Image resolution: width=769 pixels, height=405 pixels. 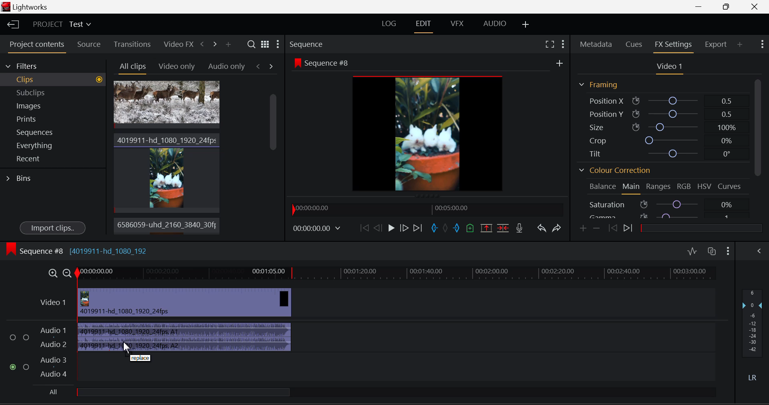 What do you see at coordinates (456, 23) in the screenshot?
I see `VFX Layout` at bounding box center [456, 23].